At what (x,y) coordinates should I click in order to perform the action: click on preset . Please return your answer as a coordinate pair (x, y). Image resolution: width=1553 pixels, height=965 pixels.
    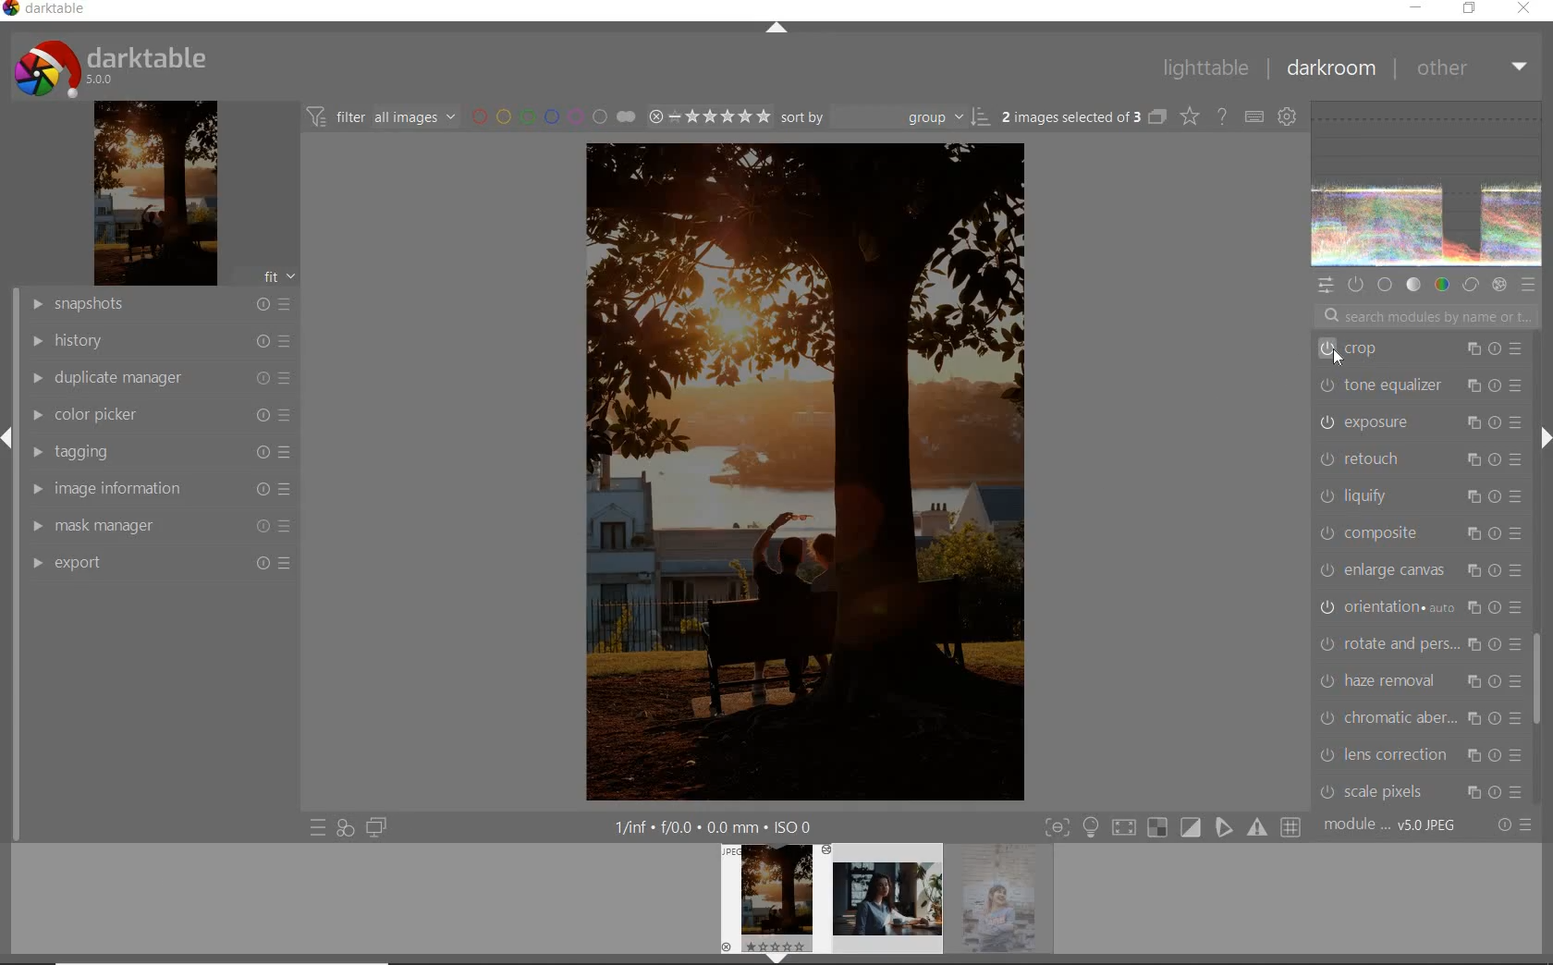
    Looking at the image, I should click on (1528, 283).